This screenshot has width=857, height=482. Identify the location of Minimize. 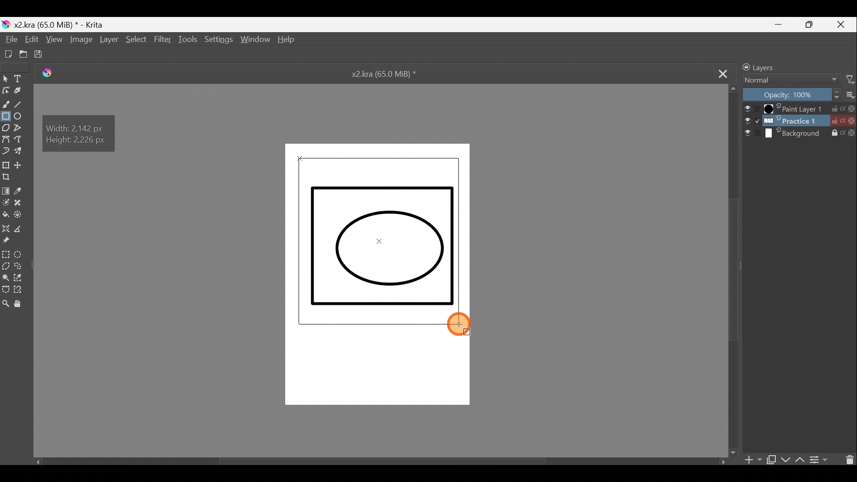
(775, 24).